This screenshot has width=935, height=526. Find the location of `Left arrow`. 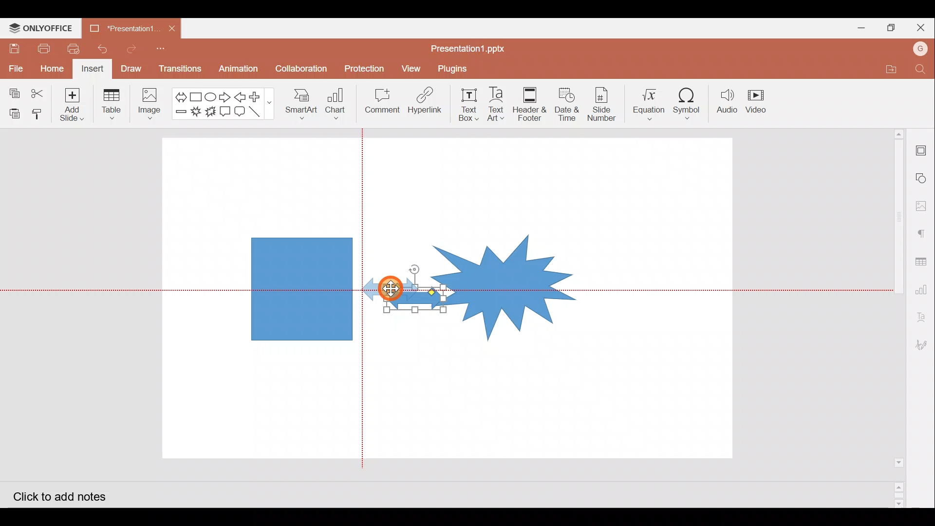

Left arrow is located at coordinates (242, 97).